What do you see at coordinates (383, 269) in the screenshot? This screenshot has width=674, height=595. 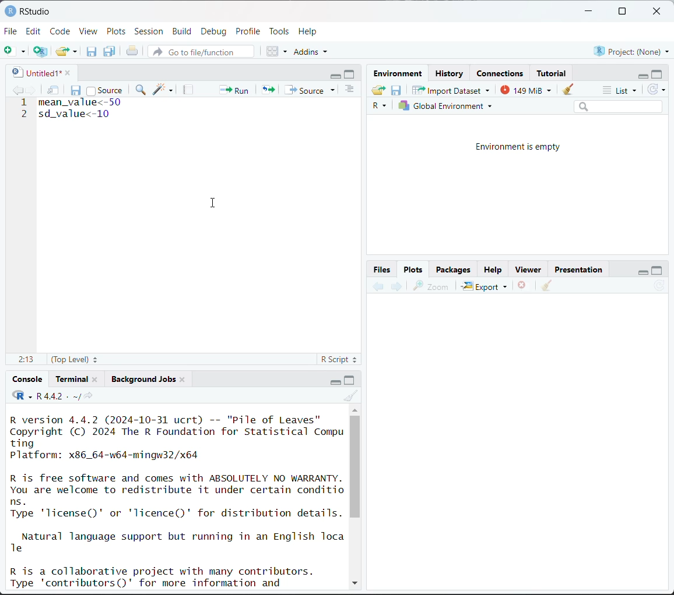 I see `` at bounding box center [383, 269].